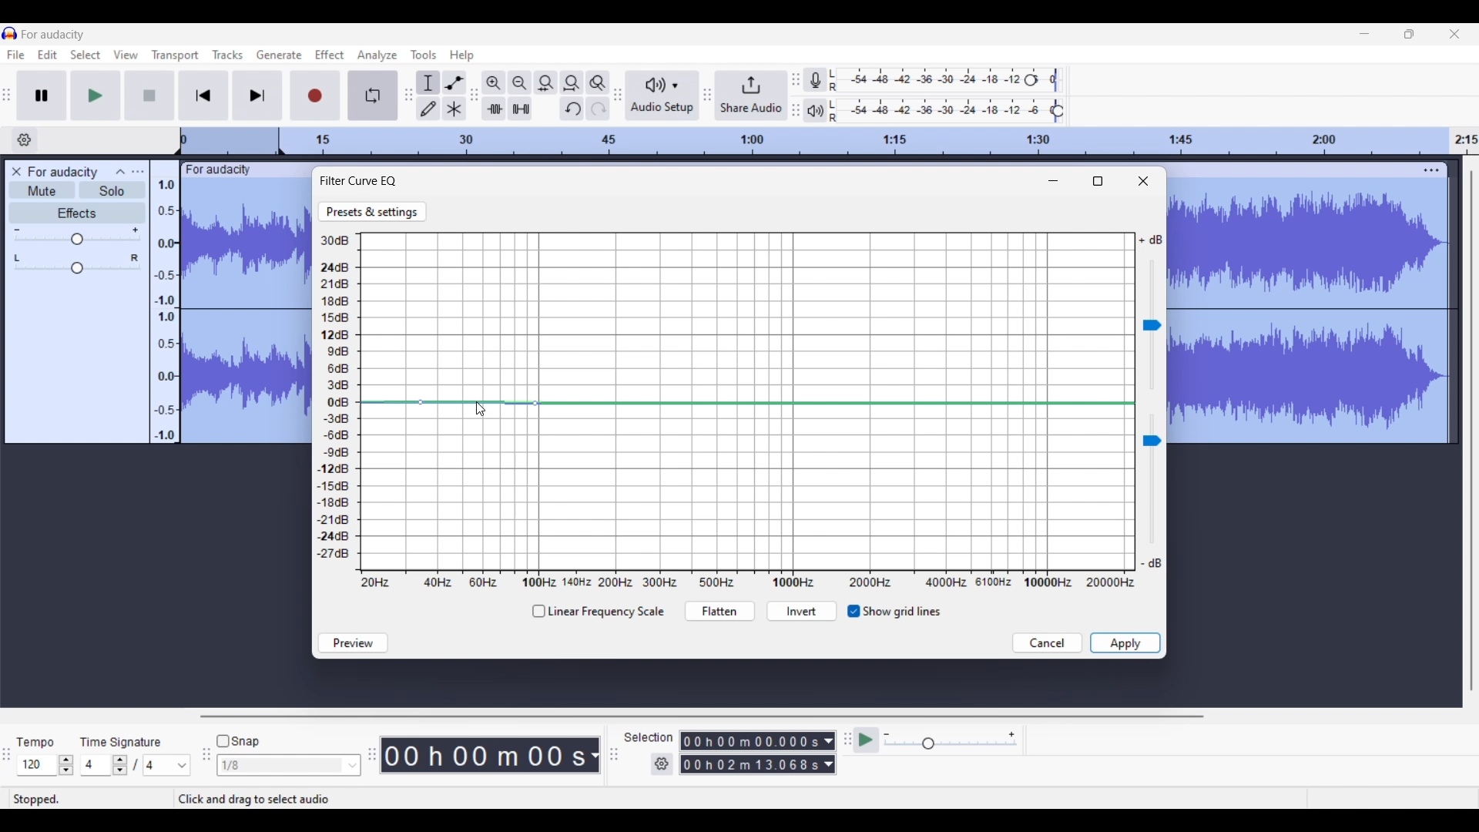  I want to click on Pan left, so click(17, 258).